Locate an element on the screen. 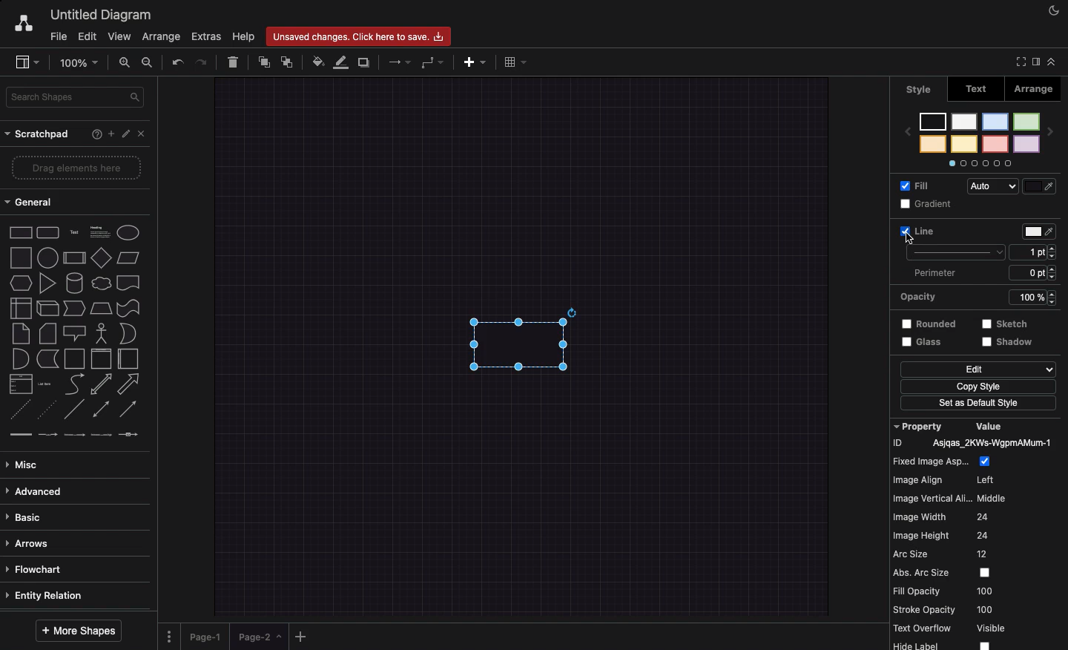 This screenshot has height=650, width=1068. callout is located at coordinates (73, 333).